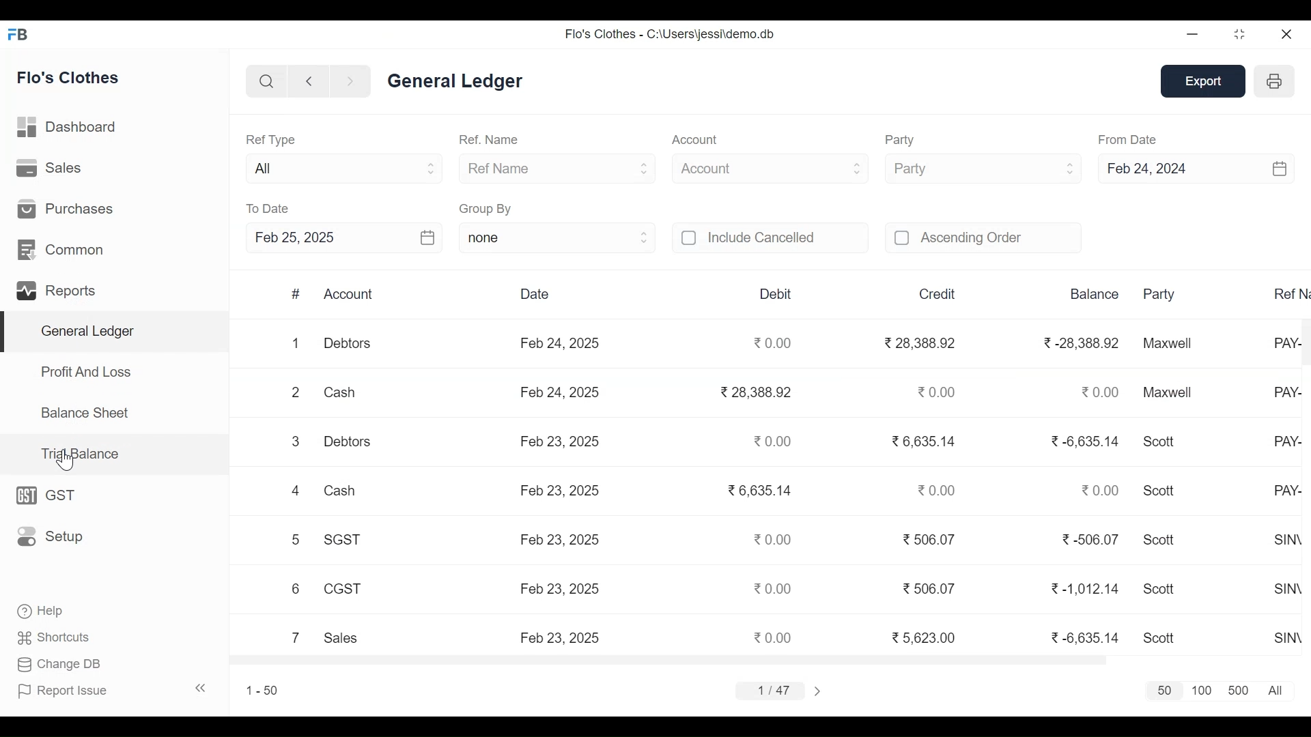 This screenshot has width=1311, height=737. Describe the element at coordinates (88, 453) in the screenshot. I see `Trial Balance` at that location.